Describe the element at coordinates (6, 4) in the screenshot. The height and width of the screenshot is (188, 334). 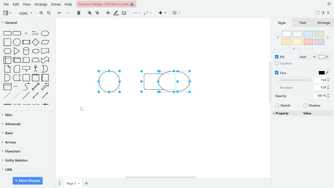
I see `file` at that location.